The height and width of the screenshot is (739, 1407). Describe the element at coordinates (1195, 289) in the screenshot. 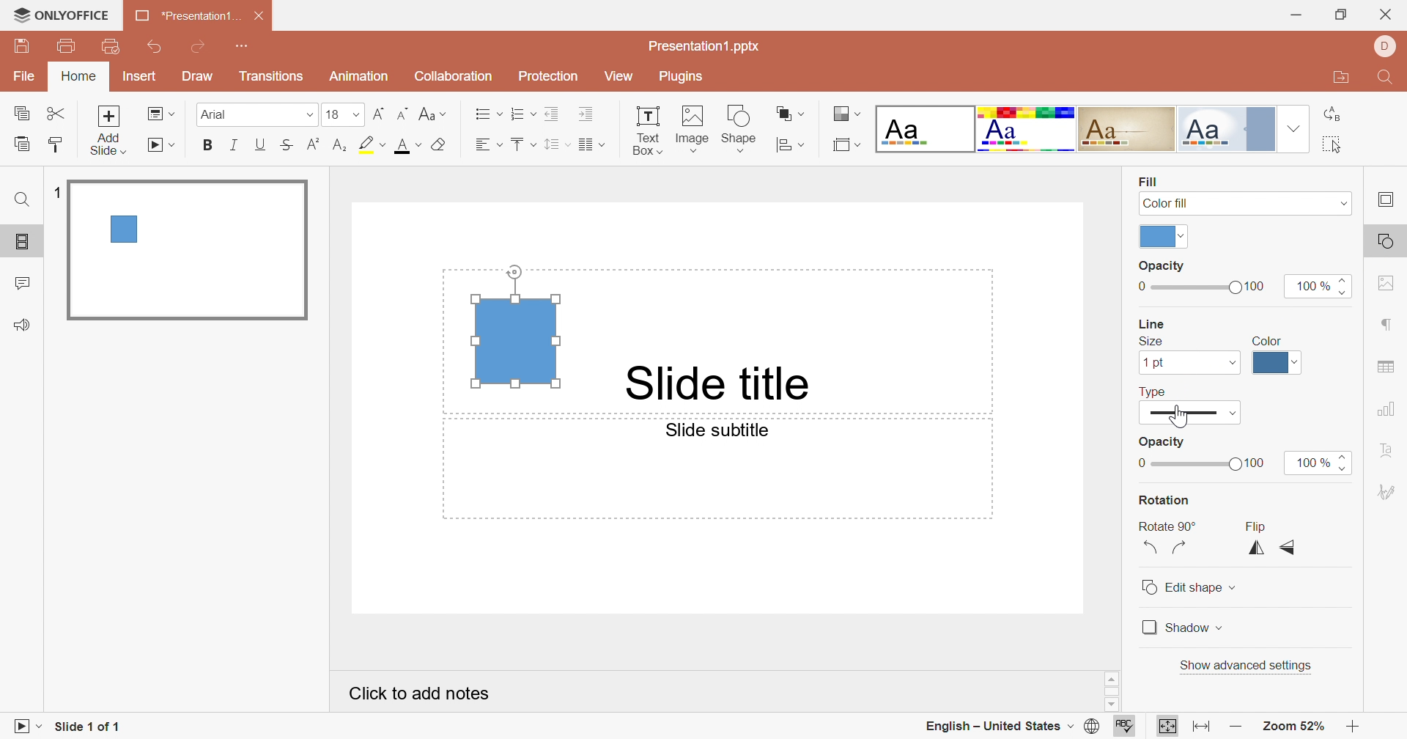

I see `Slider` at that location.